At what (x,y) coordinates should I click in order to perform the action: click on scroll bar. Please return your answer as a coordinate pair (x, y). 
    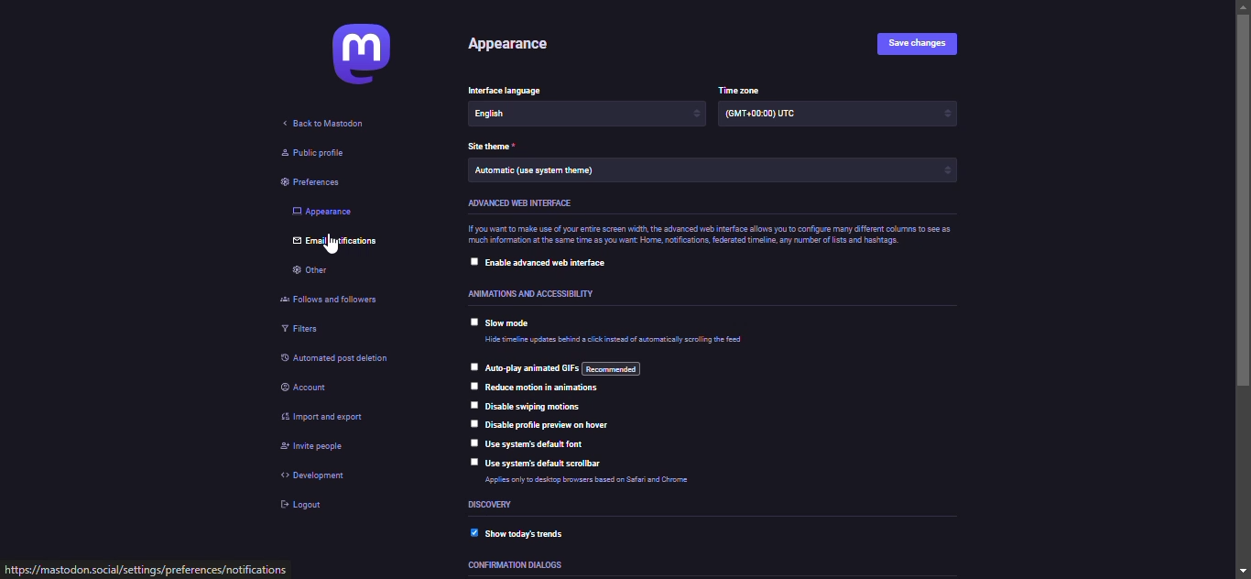
    Looking at the image, I should click on (1245, 290).